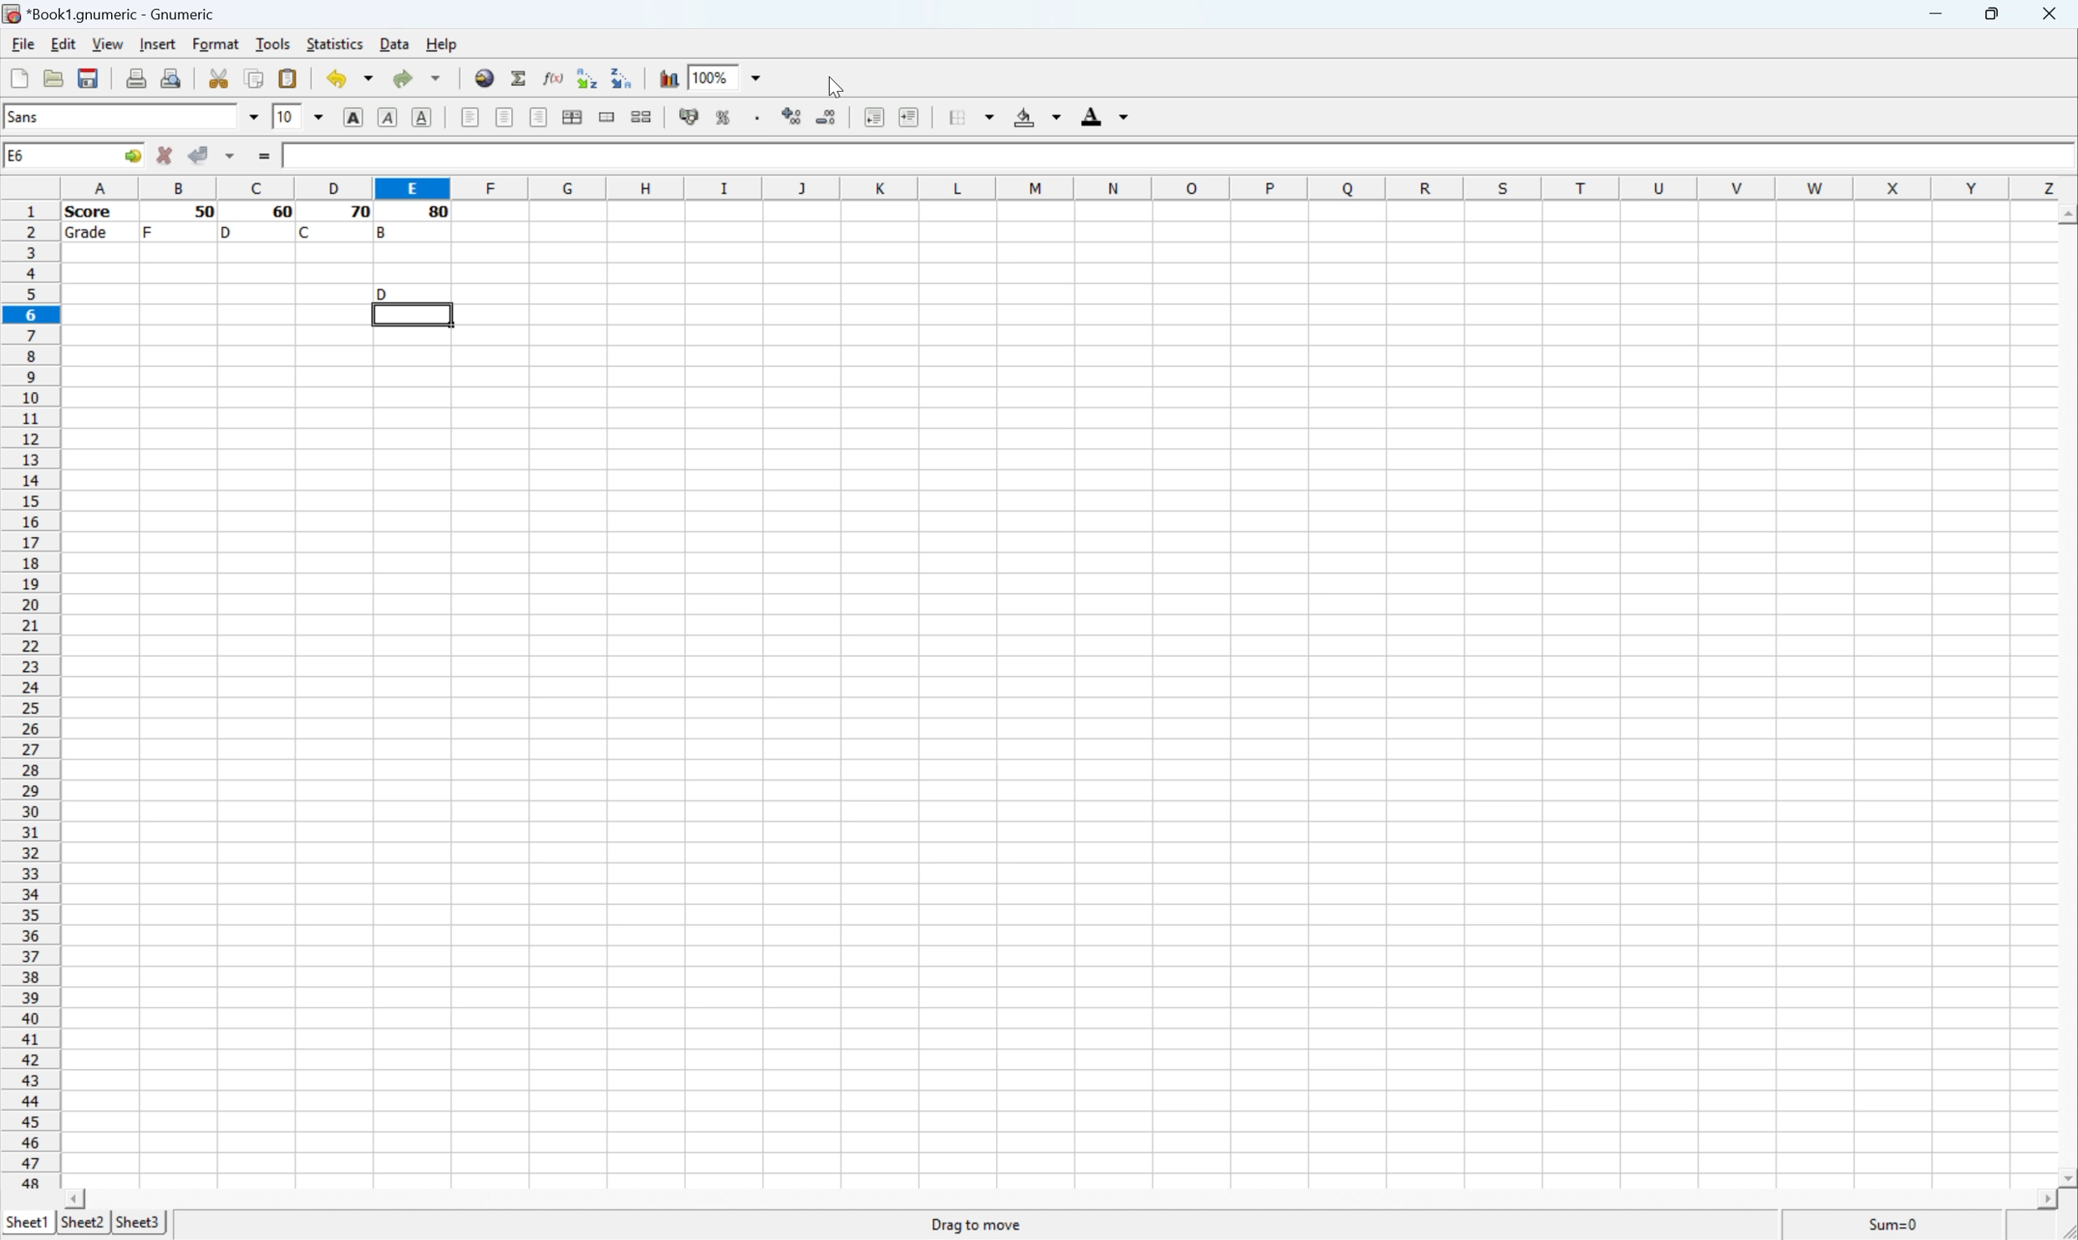  What do you see at coordinates (156, 45) in the screenshot?
I see `Insert` at bounding box center [156, 45].